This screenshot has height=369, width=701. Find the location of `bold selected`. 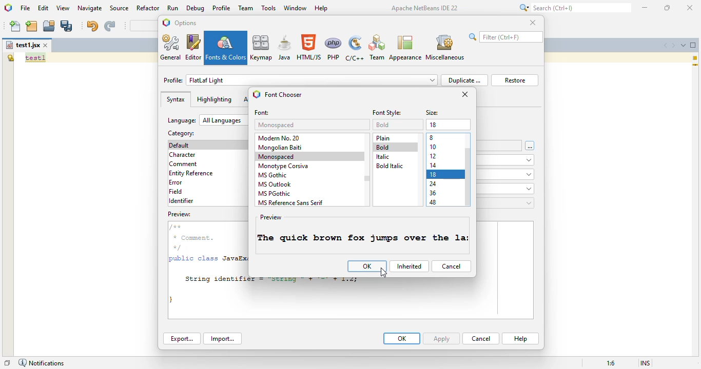

bold selected is located at coordinates (396, 147).